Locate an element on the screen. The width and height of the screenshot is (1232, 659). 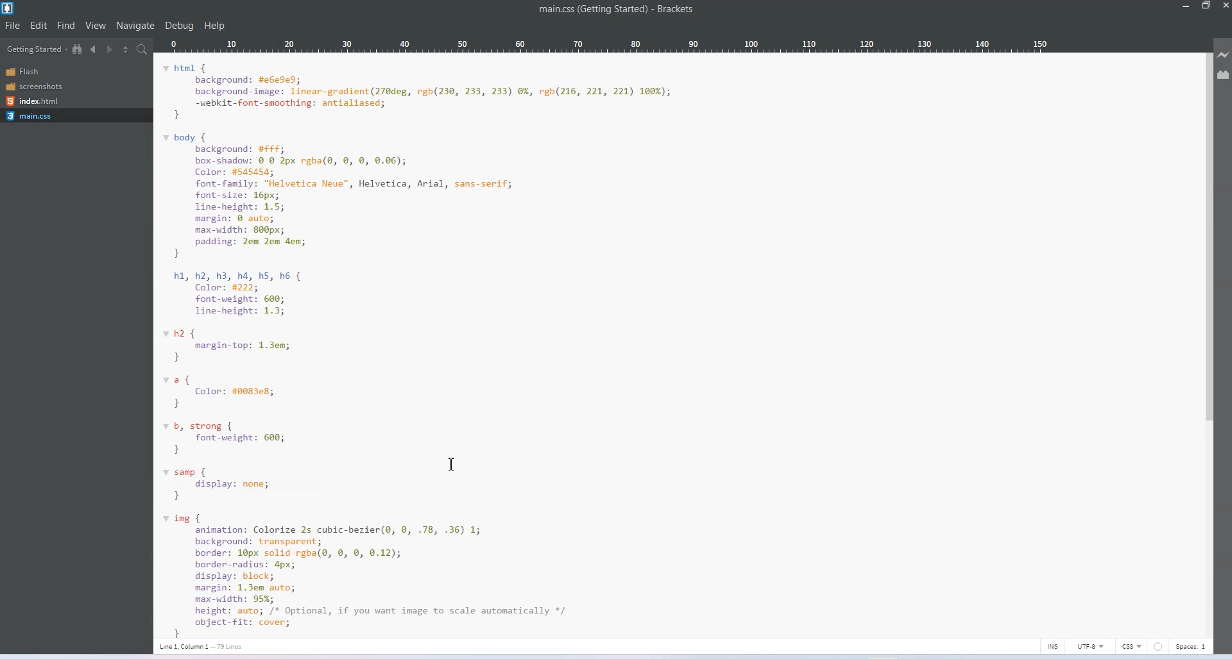
Spaces 1 is located at coordinates (1193, 647).